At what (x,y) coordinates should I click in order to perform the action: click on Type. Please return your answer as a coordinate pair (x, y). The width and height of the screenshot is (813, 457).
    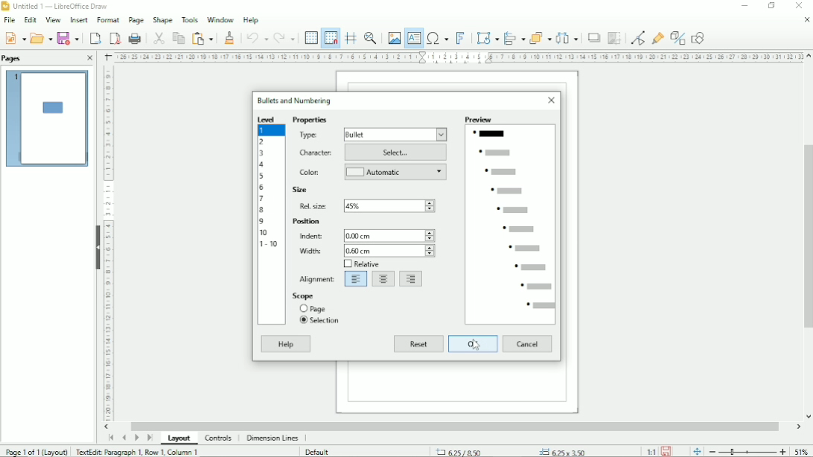
    Looking at the image, I should click on (310, 135).